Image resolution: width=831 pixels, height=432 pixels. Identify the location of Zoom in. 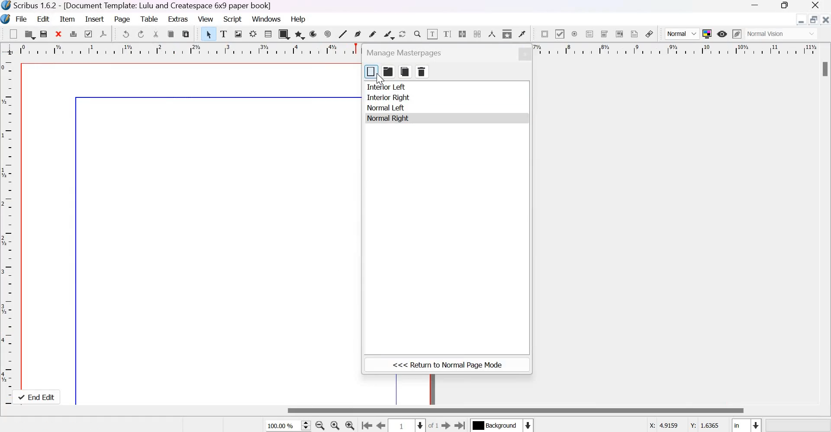
(350, 425).